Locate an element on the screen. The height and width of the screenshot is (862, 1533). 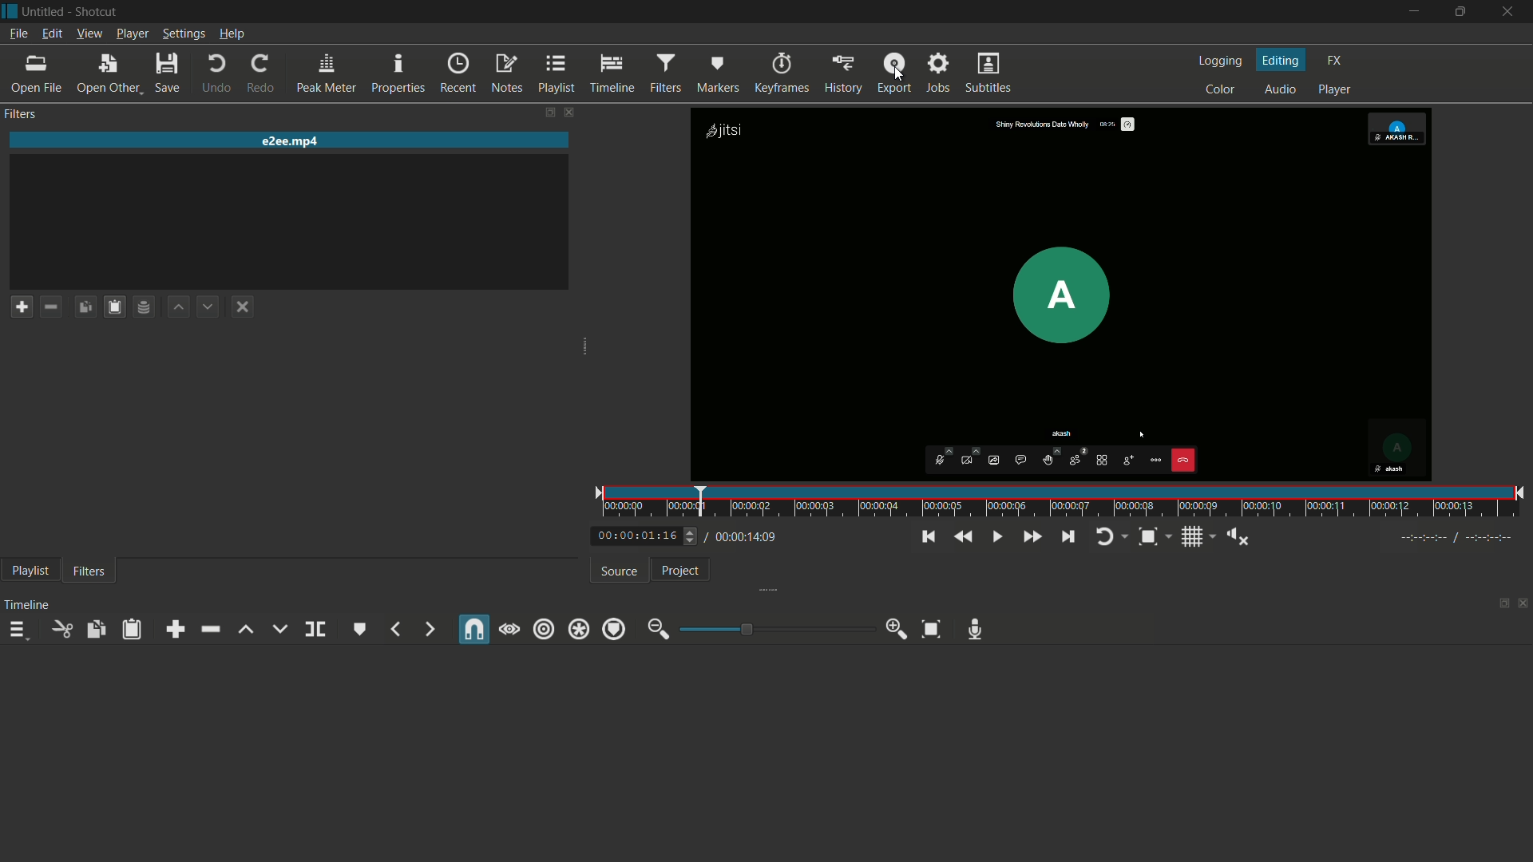
ripple all tracks is located at coordinates (580, 630).